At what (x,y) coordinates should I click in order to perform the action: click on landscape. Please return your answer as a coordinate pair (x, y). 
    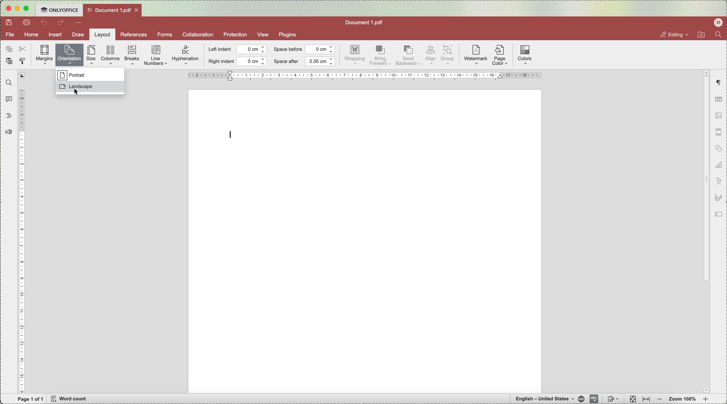
    Looking at the image, I should click on (90, 88).